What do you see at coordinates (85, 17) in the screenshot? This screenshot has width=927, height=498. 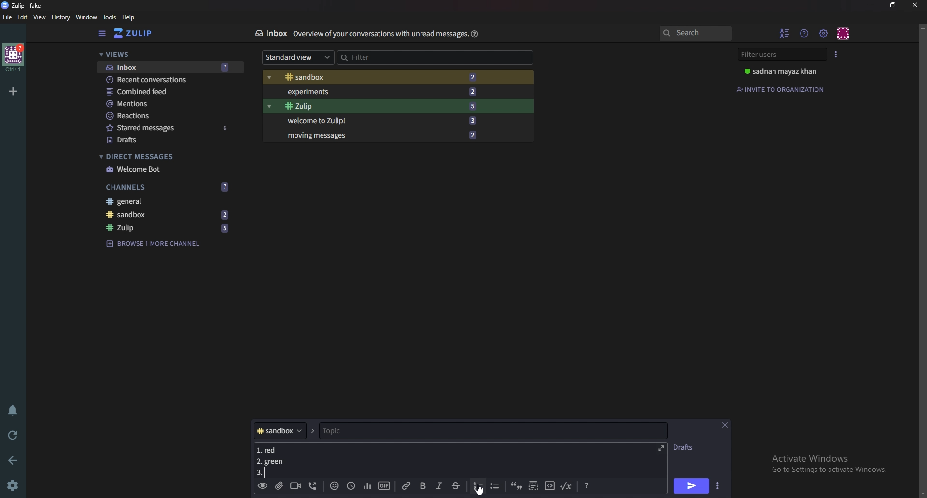 I see `Window` at bounding box center [85, 17].